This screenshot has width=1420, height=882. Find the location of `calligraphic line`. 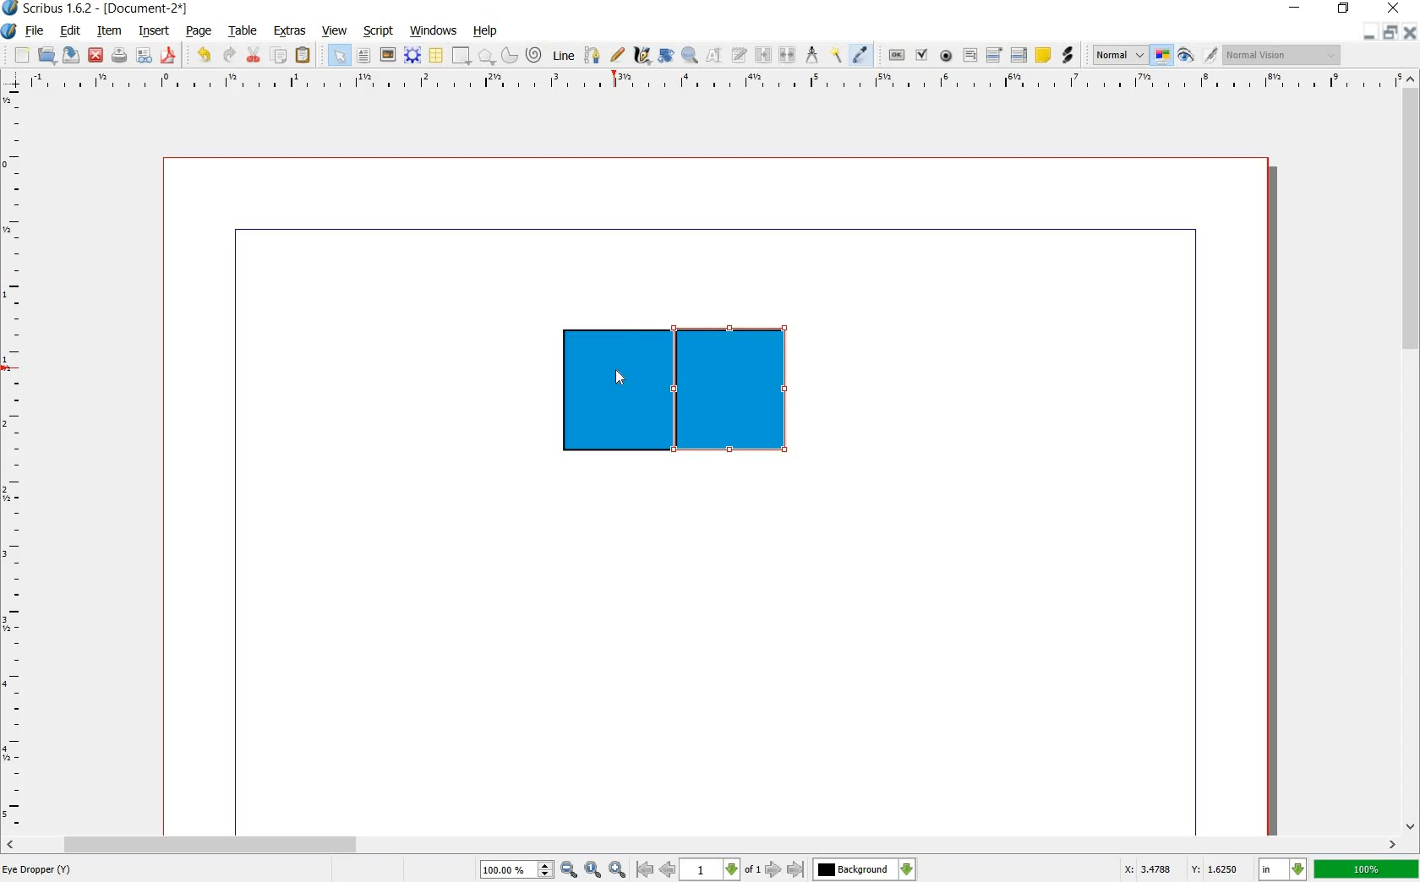

calligraphic line is located at coordinates (642, 56).